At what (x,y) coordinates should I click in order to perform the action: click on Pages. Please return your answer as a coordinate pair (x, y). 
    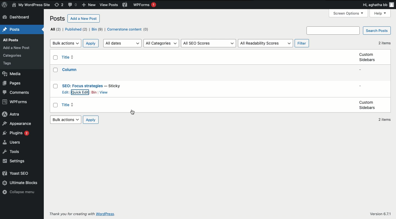
    Looking at the image, I should click on (12, 83).